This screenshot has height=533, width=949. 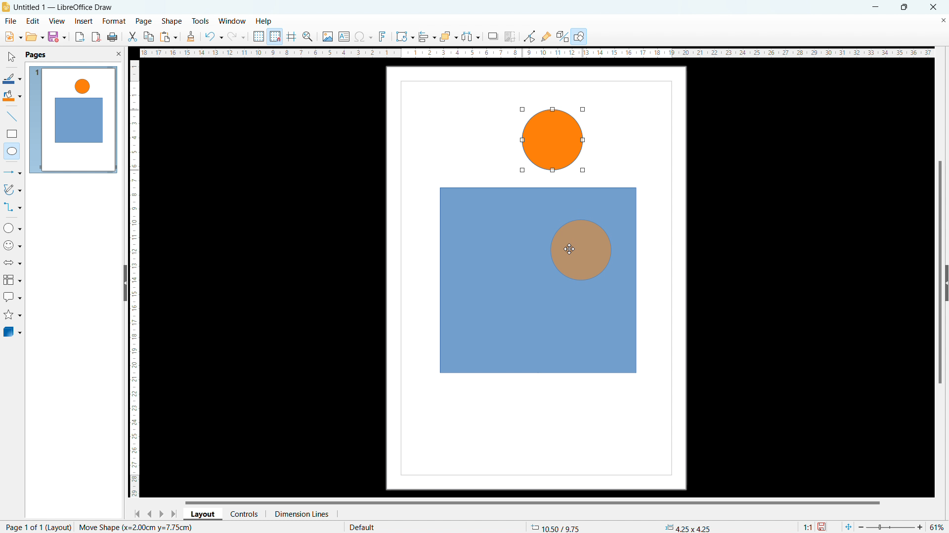 What do you see at coordinates (12, 151) in the screenshot?
I see `elipse` at bounding box center [12, 151].